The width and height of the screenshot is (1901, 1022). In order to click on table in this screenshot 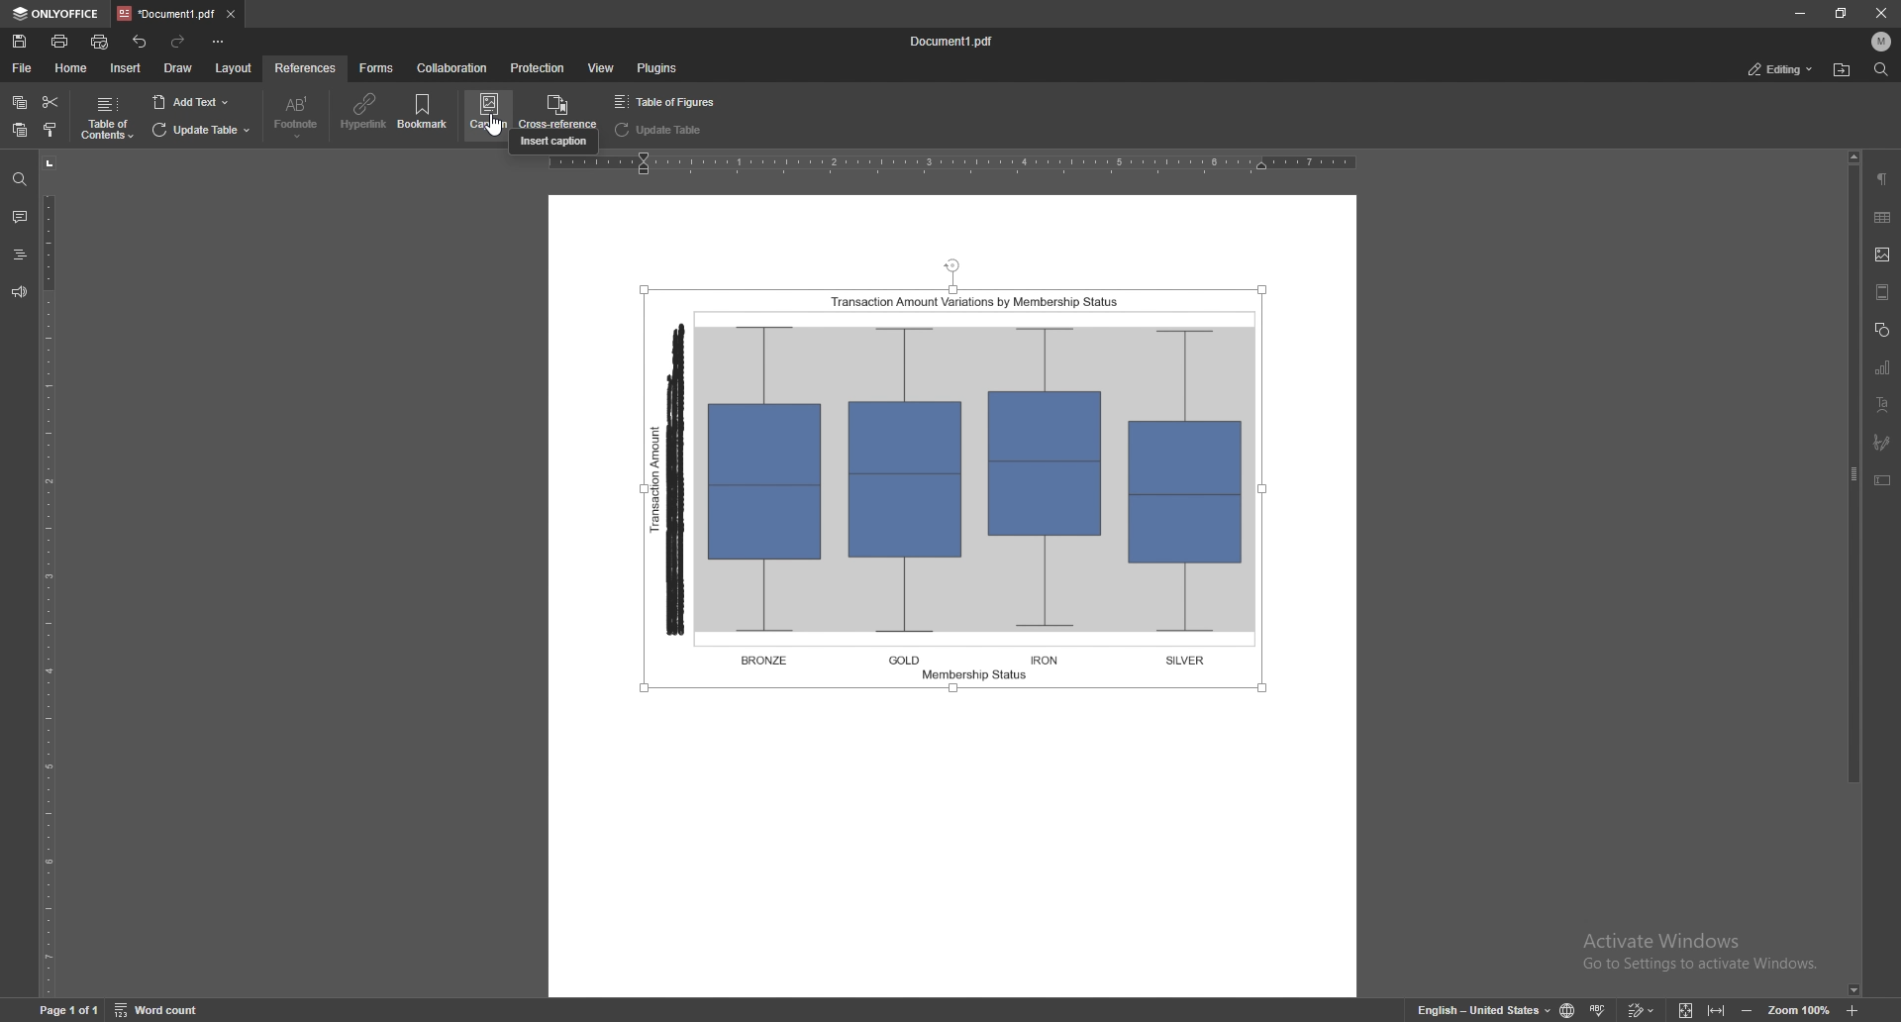, I will do `click(1883, 217)`.